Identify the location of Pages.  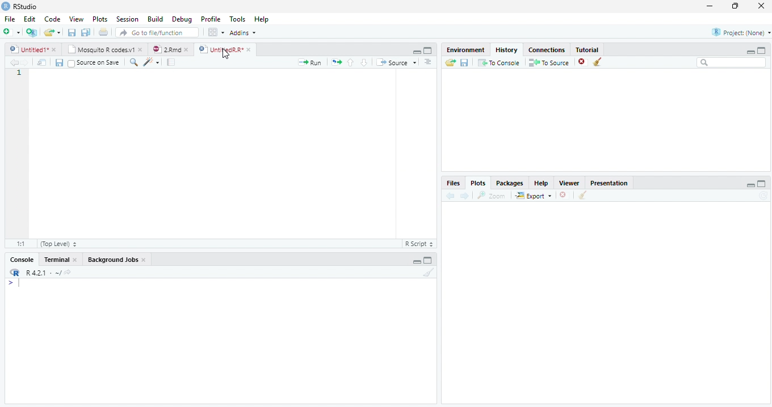
(337, 62).